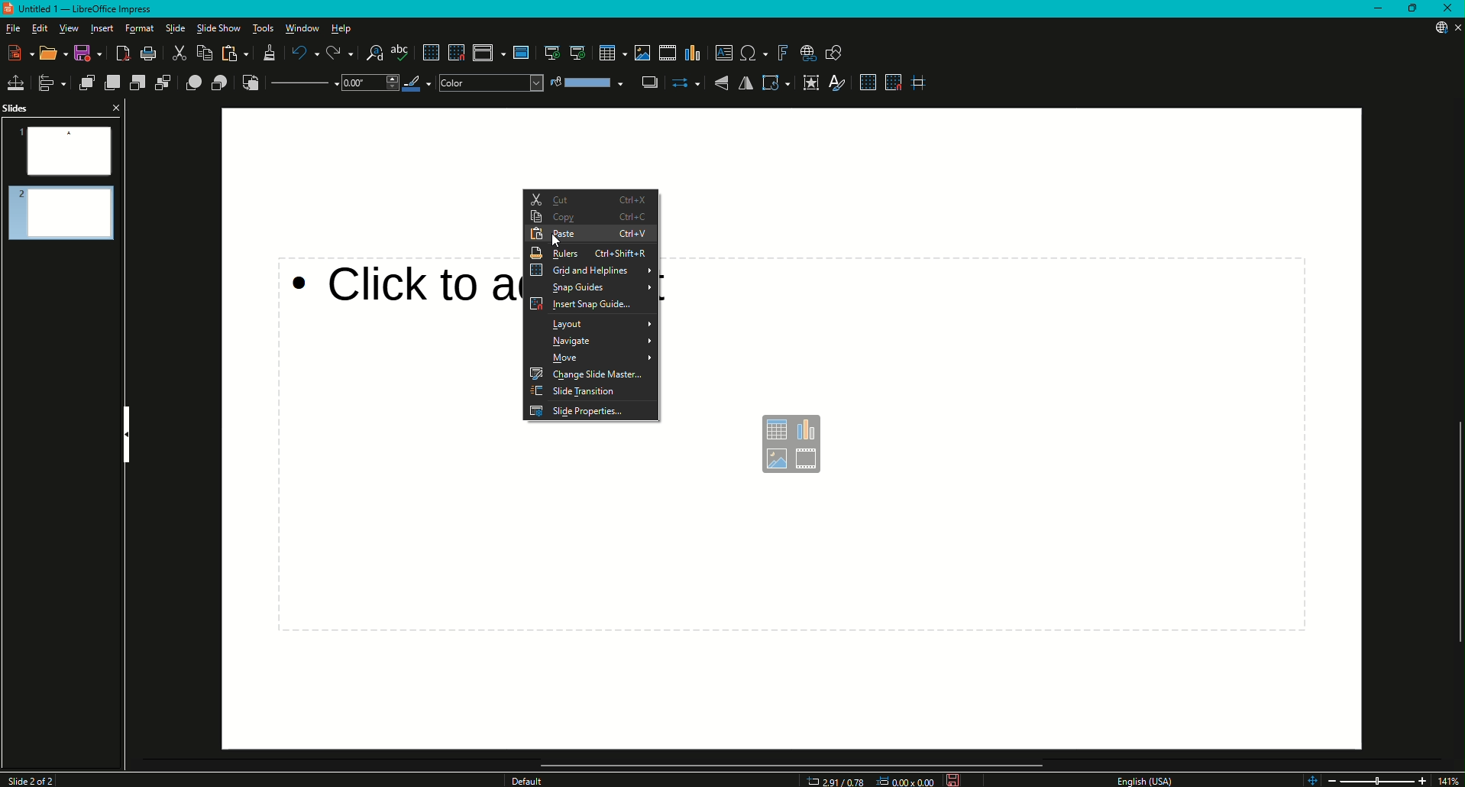 The width and height of the screenshot is (1465, 787). I want to click on Zoom controls, so click(1309, 777).